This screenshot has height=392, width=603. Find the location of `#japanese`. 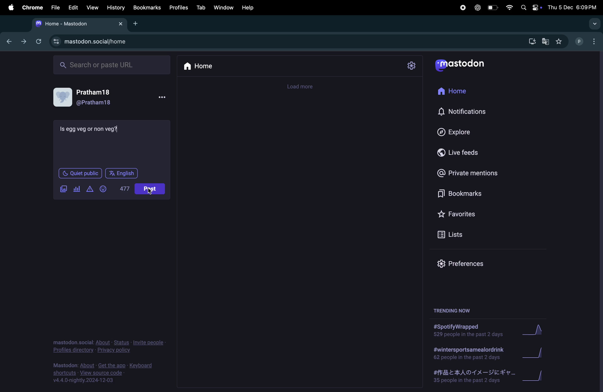

#japanese is located at coordinates (471, 377).